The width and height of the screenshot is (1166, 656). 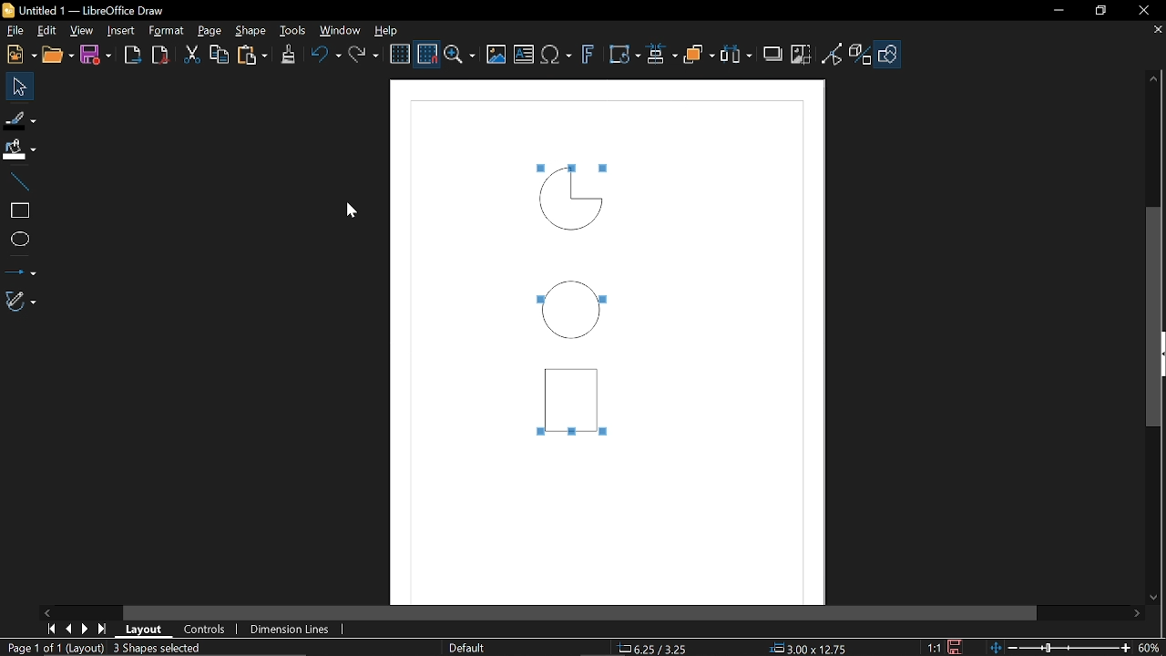 What do you see at coordinates (1139, 615) in the screenshot?
I see `Move right` at bounding box center [1139, 615].